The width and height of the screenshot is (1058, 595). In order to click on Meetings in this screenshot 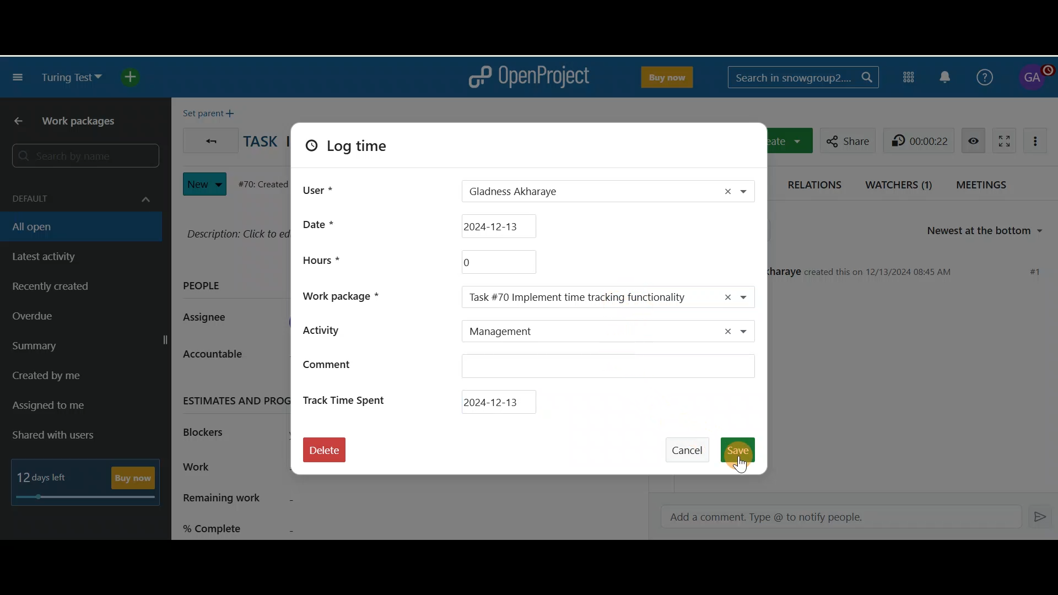, I will do `click(985, 184)`.